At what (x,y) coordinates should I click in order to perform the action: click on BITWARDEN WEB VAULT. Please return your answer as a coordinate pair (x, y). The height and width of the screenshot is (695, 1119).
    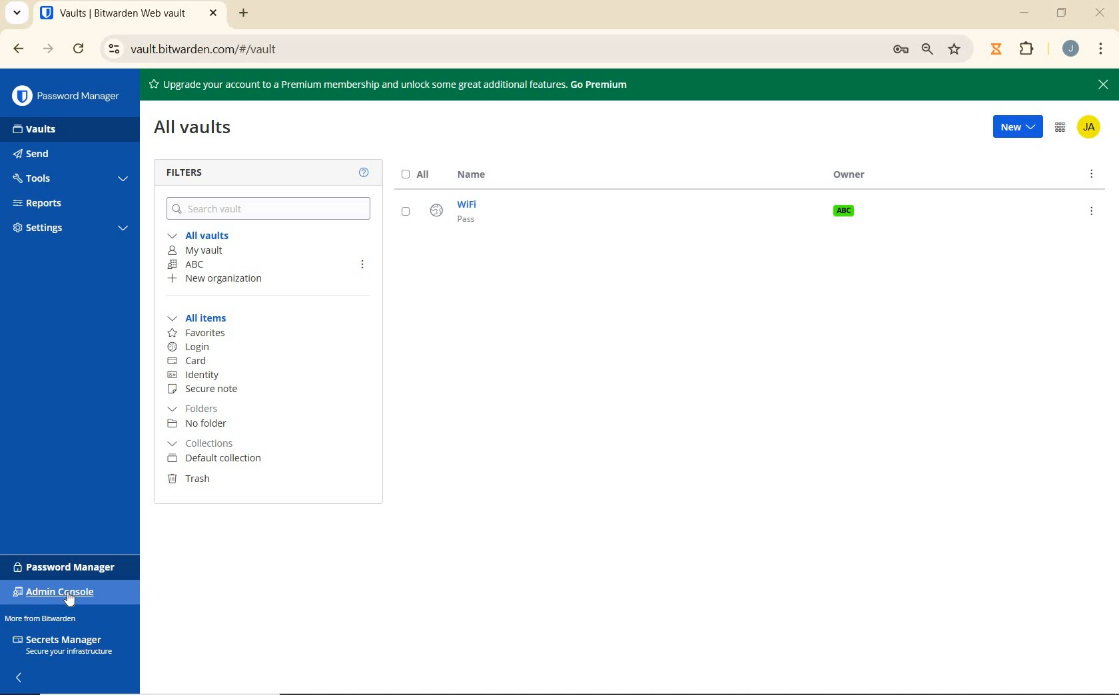
    Looking at the image, I should click on (131, 15).